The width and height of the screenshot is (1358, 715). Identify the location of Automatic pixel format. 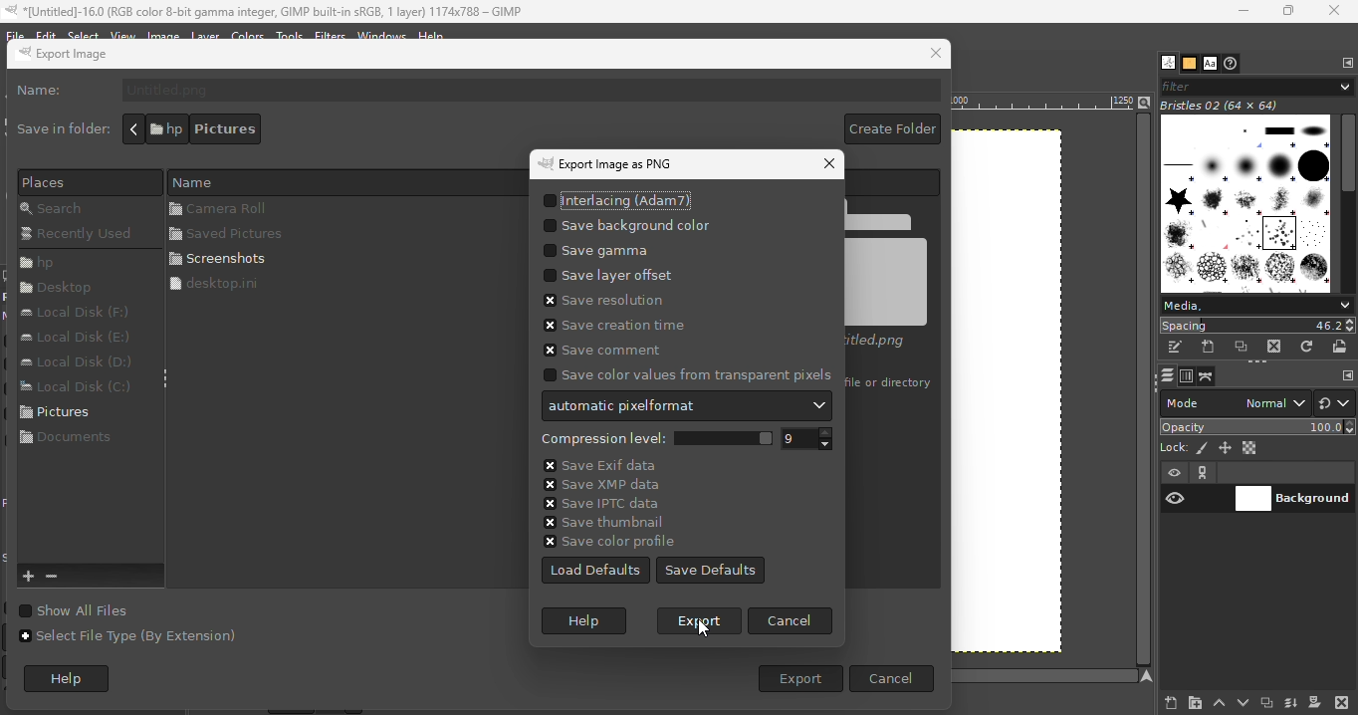
(685, 405).